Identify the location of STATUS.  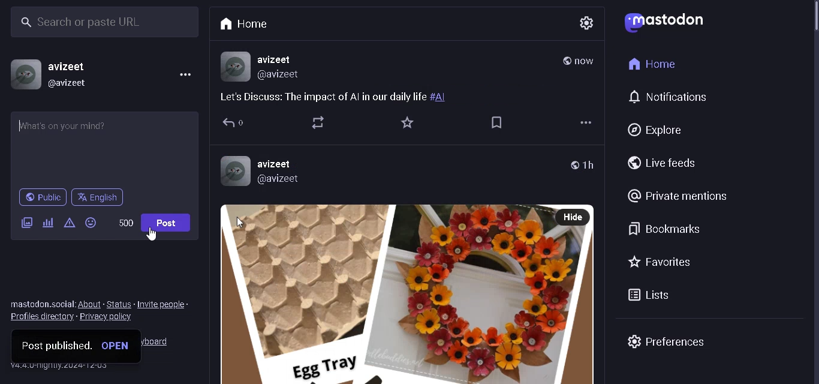
(119, 304).